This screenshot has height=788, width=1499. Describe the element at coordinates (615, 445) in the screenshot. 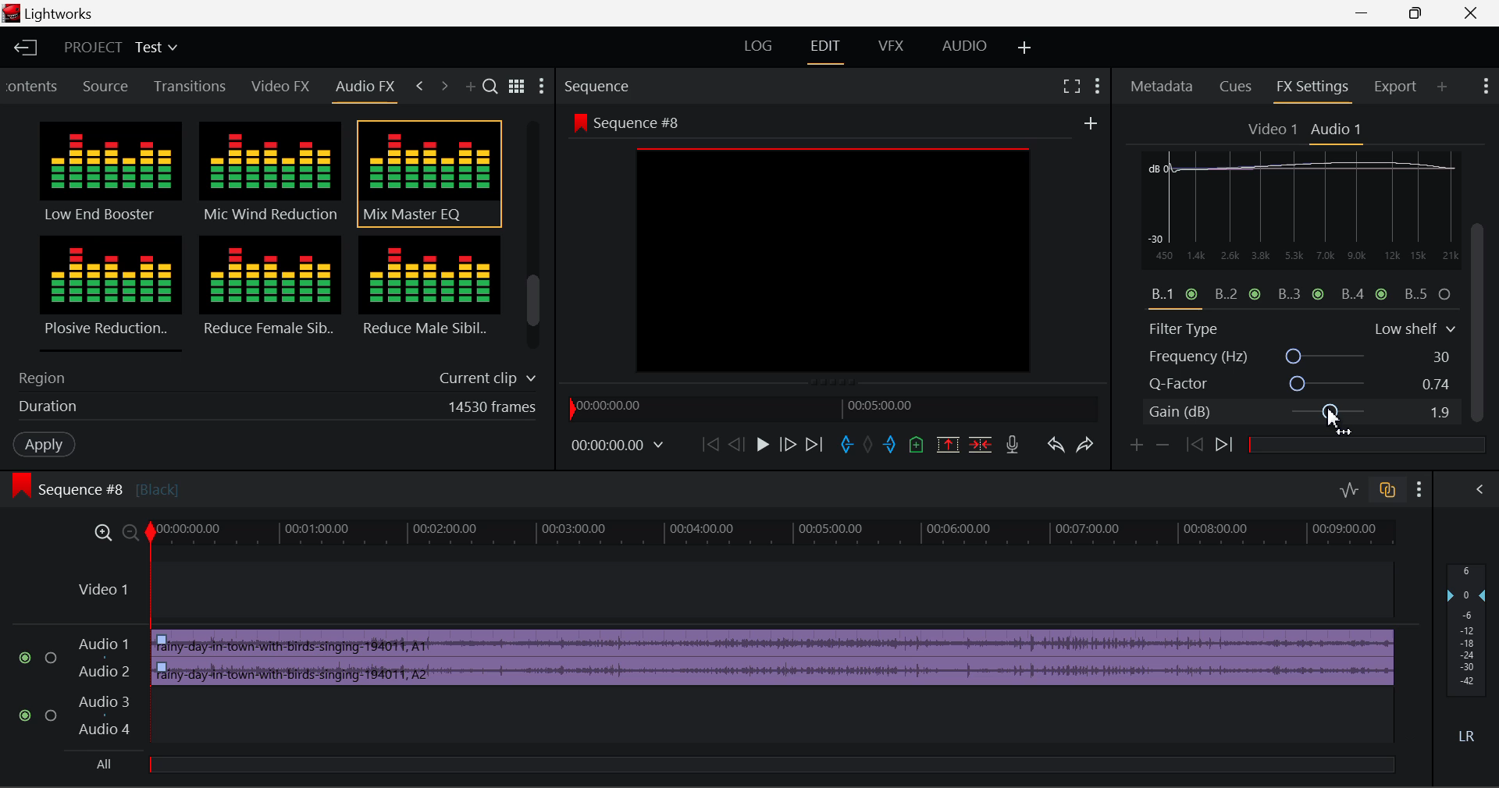

I see `Frame Time` at that location.